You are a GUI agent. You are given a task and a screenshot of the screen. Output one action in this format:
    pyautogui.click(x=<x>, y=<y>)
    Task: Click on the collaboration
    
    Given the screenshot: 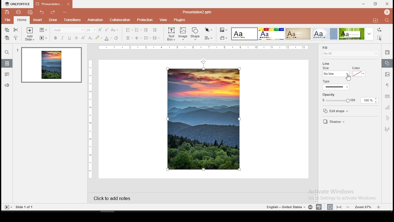 What is the action you would take?
    pyautogui.click(x=121, y=20)
    